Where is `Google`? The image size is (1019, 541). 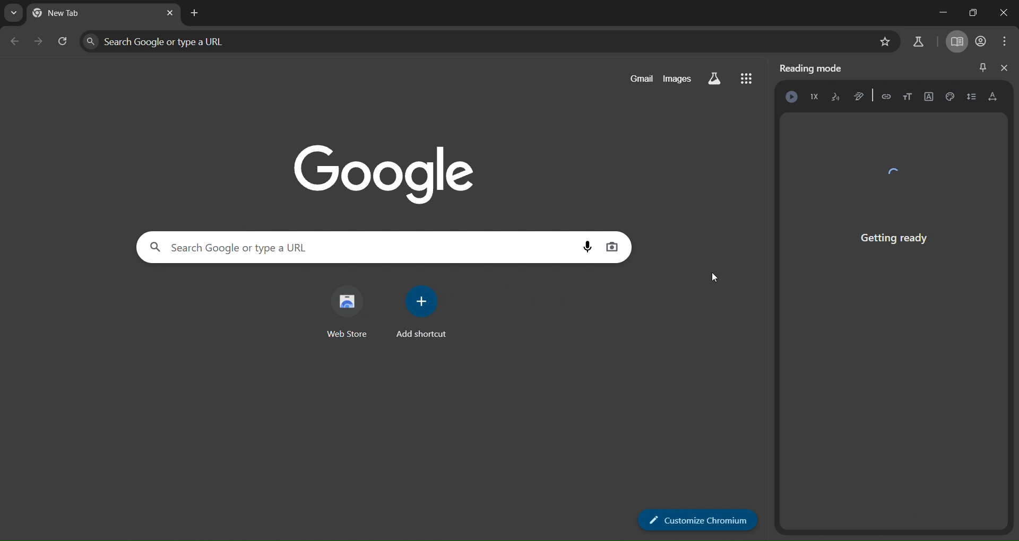 Google is located at coordinates (383, 163).